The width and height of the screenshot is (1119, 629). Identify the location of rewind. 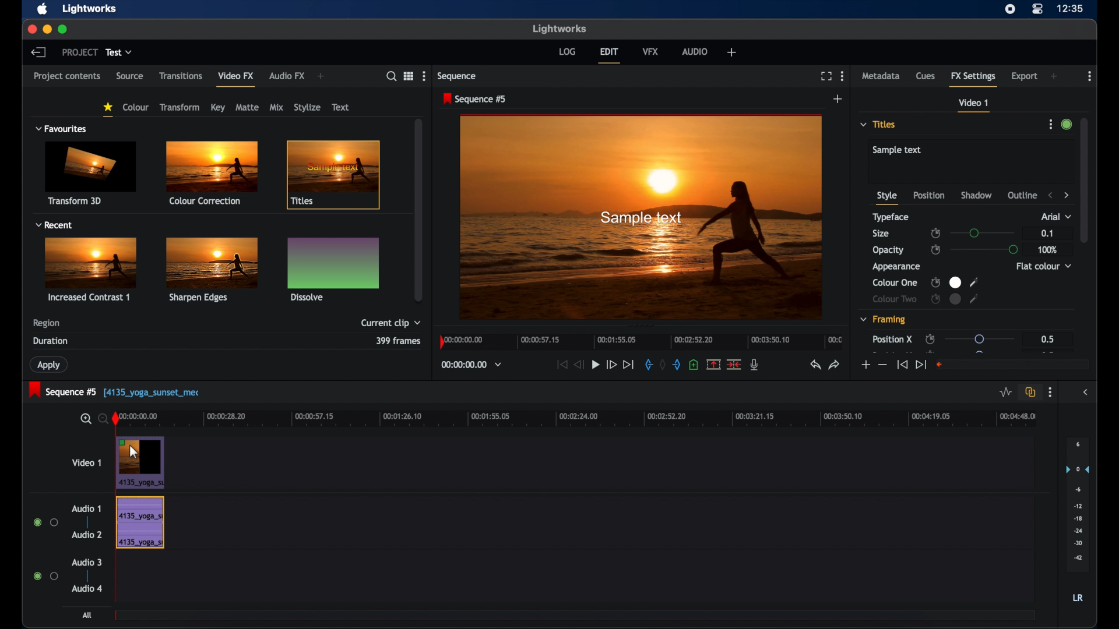
(580, 365).